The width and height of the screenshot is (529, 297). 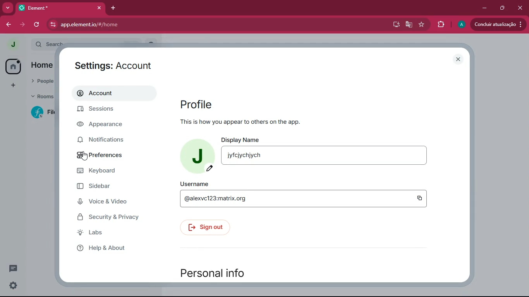 What do you see at coordinates (421, 25) in the screenshot?
I see `favourite` at bounding box center [421, 25].